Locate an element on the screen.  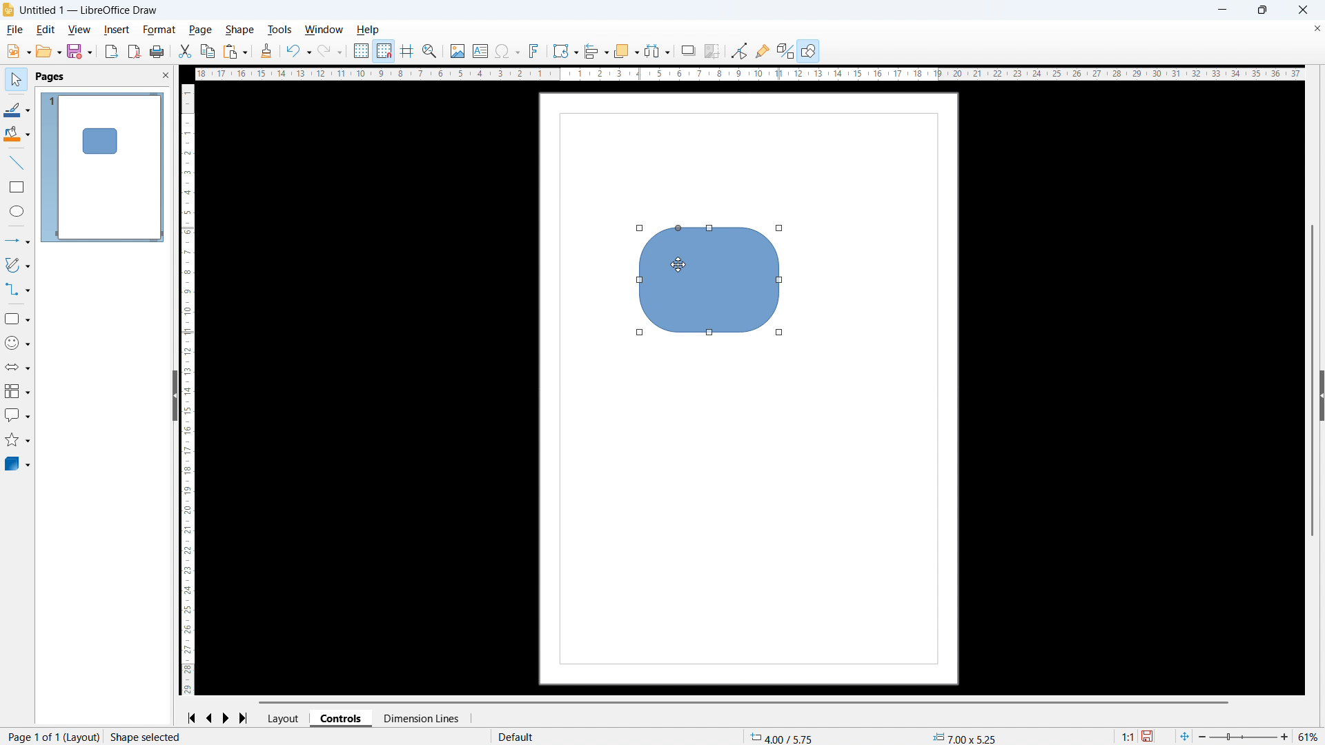
Export  is located at coordinates (111, 51).